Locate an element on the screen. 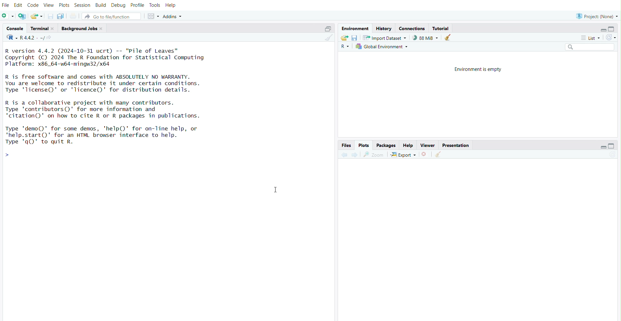  background jobs is located at coordinates (79, 29).